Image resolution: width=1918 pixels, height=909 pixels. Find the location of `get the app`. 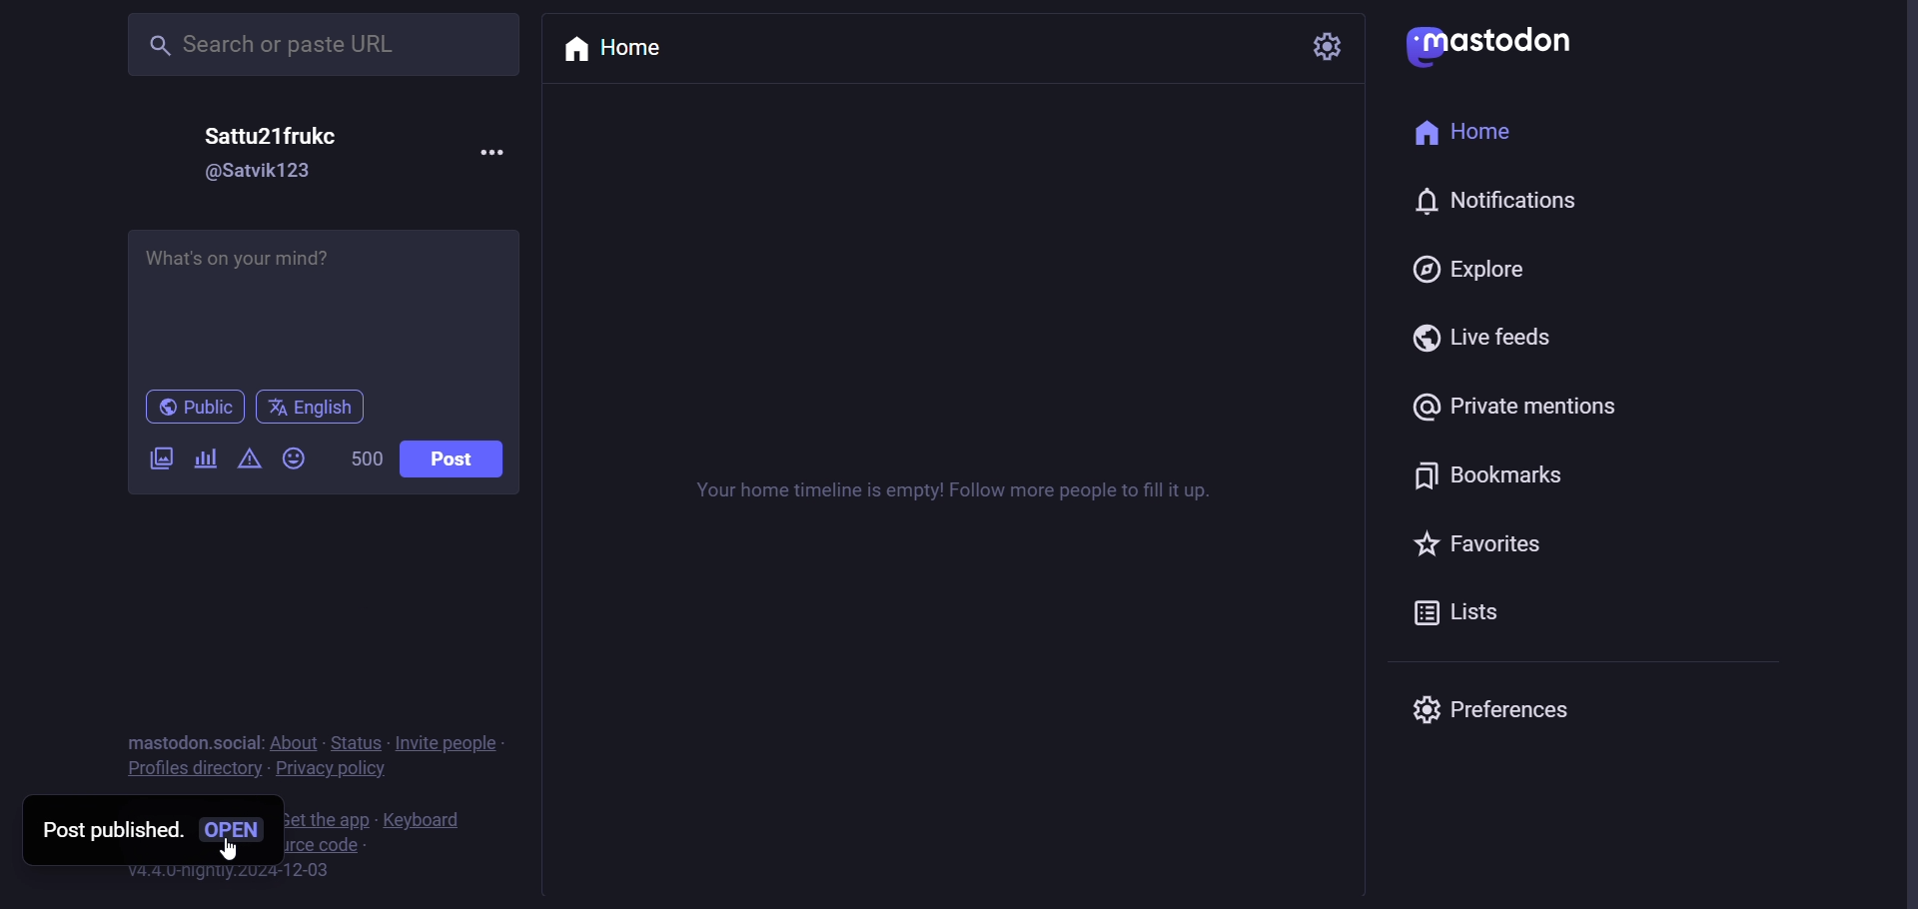

get the app is located at coordinates (330, 818).